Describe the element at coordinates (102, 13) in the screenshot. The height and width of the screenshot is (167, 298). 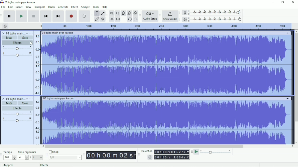
I see `Envelope tool` at that location.